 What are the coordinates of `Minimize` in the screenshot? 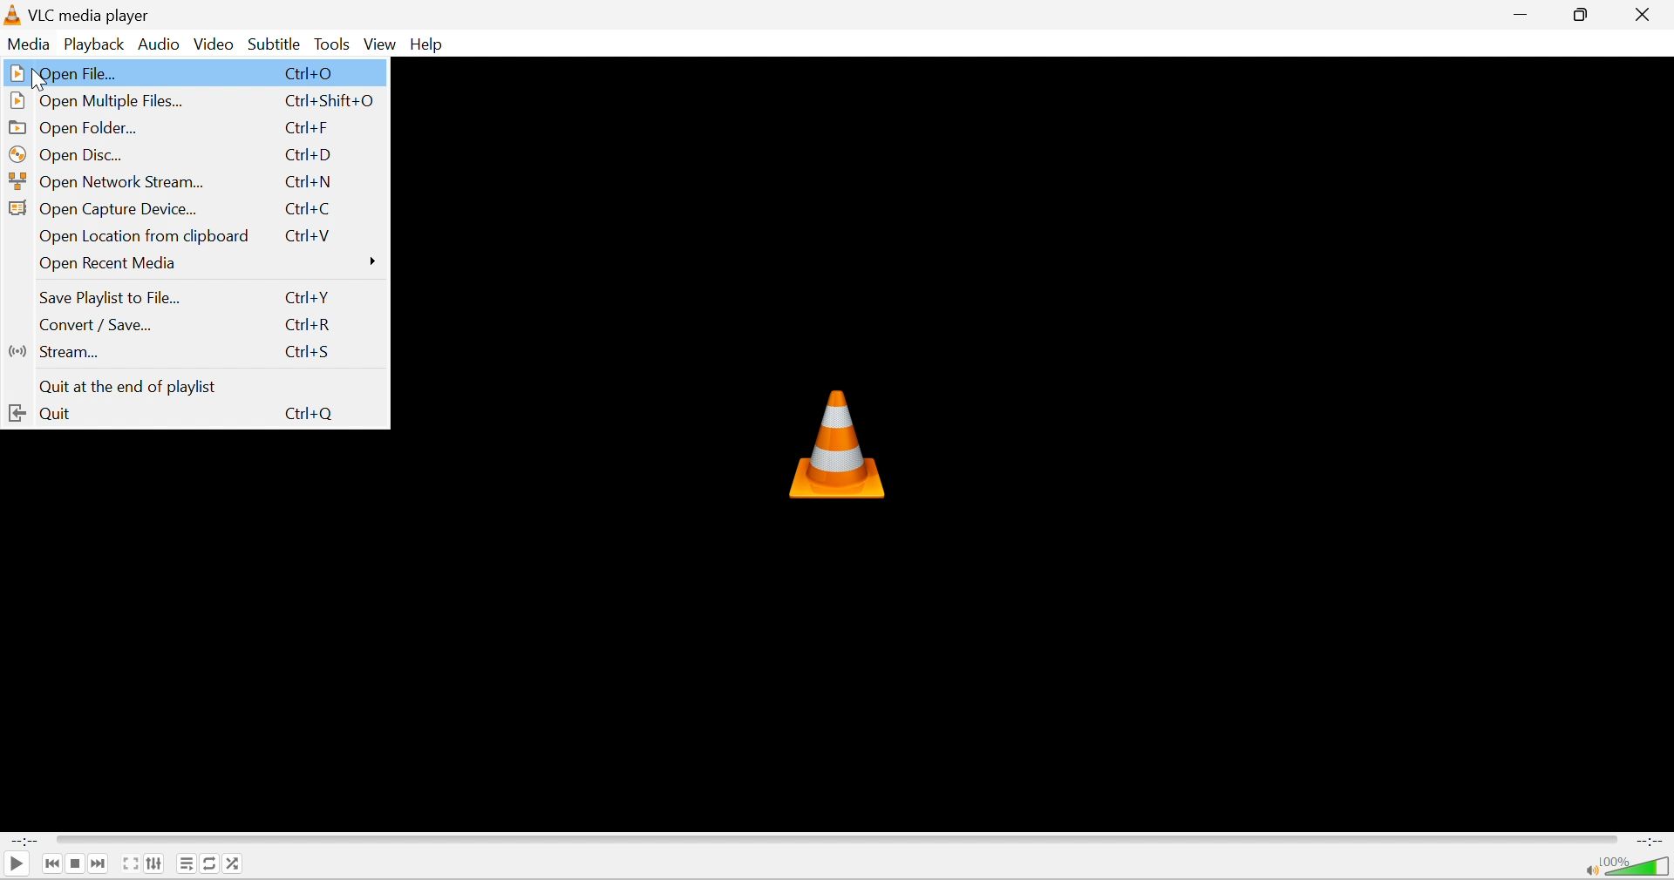 It's located at (1526, 12).